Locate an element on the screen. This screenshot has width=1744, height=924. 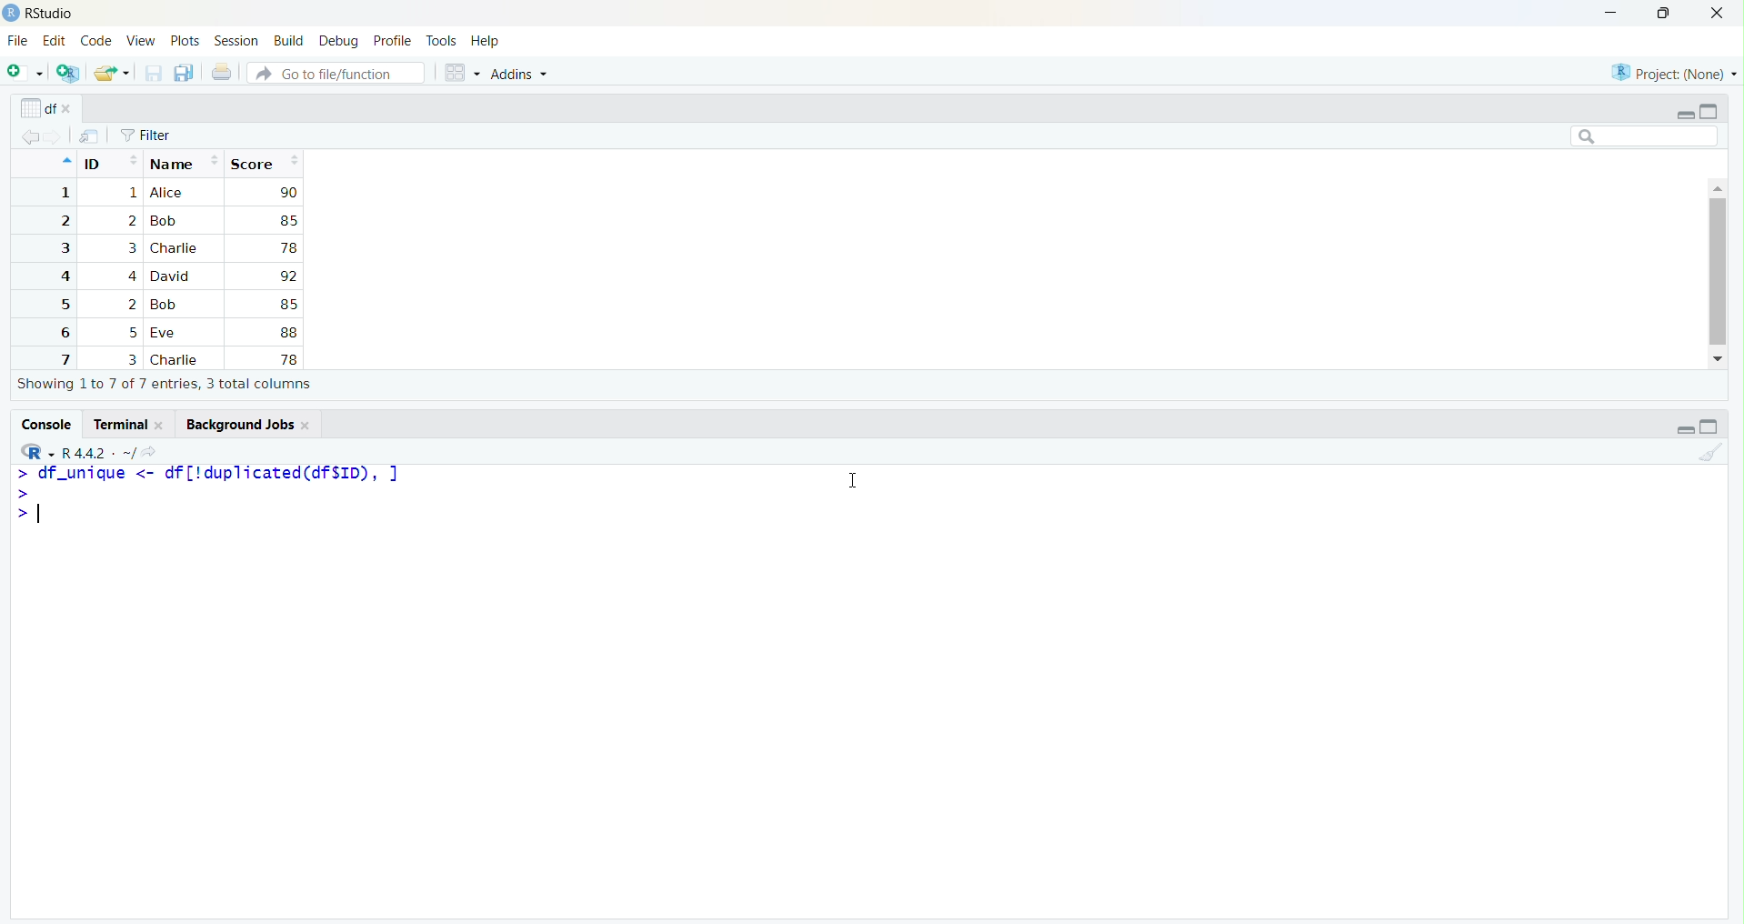
92 is located at coordinates (287, 276).